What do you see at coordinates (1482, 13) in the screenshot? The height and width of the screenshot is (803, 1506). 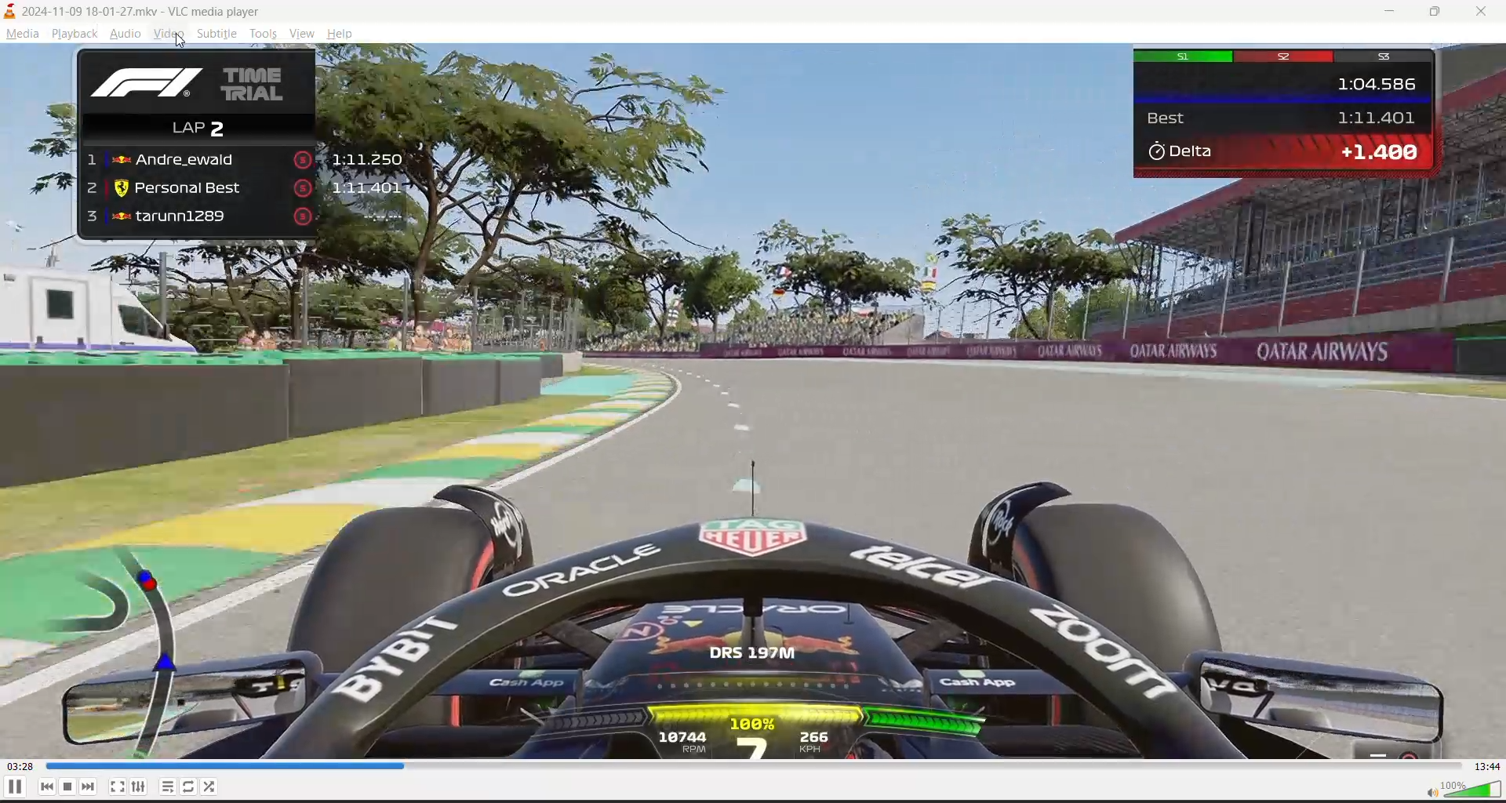 I see `close` at bounding box center [1482, 13].